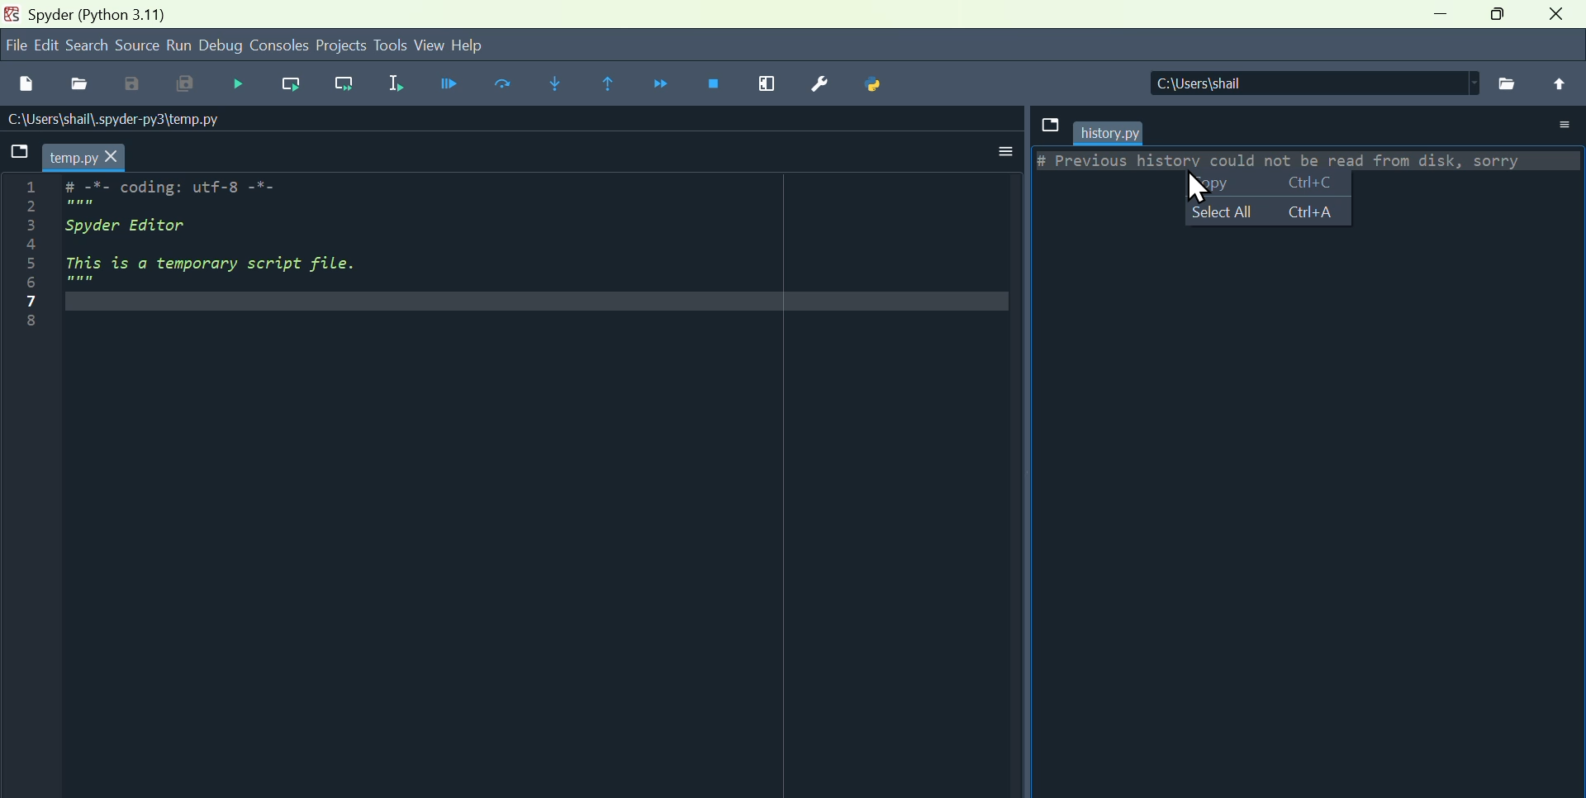  Describe the element at coordinates (536, 245) in the screenshot. I see `# -*- coding: utf-8 -*- """ Spyder Editor  This is a temporary script file. """` at that location.